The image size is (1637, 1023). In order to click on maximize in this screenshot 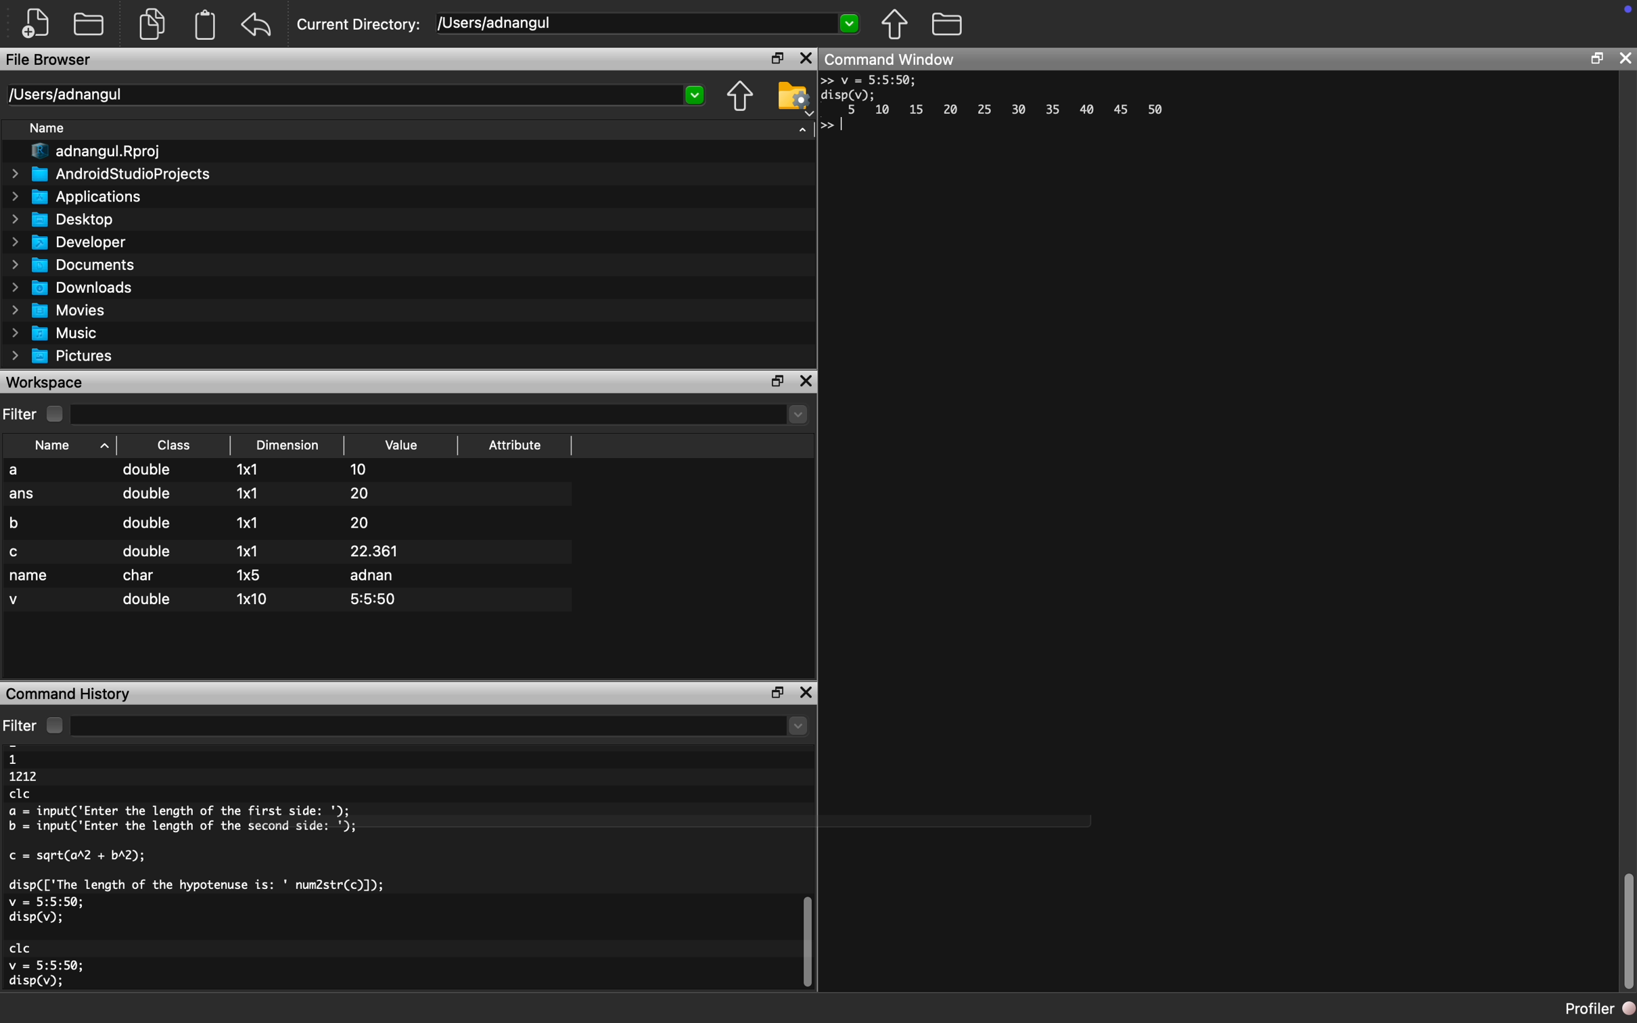, I will do `click(777, 59)`.